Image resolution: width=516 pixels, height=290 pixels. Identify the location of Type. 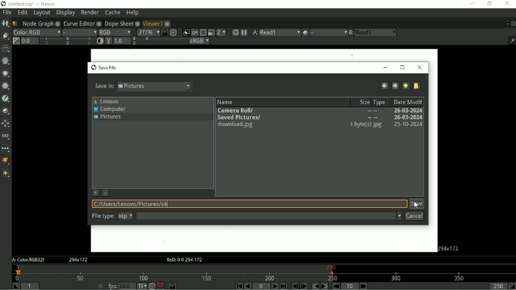
(380, 101).